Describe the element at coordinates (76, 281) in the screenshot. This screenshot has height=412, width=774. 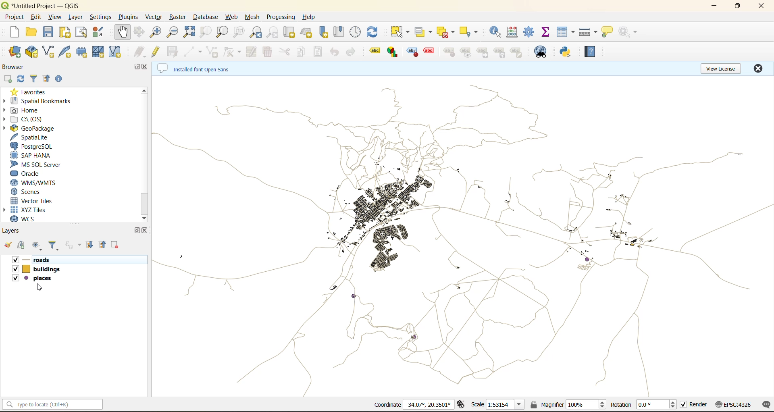
I see `place ` at that location.